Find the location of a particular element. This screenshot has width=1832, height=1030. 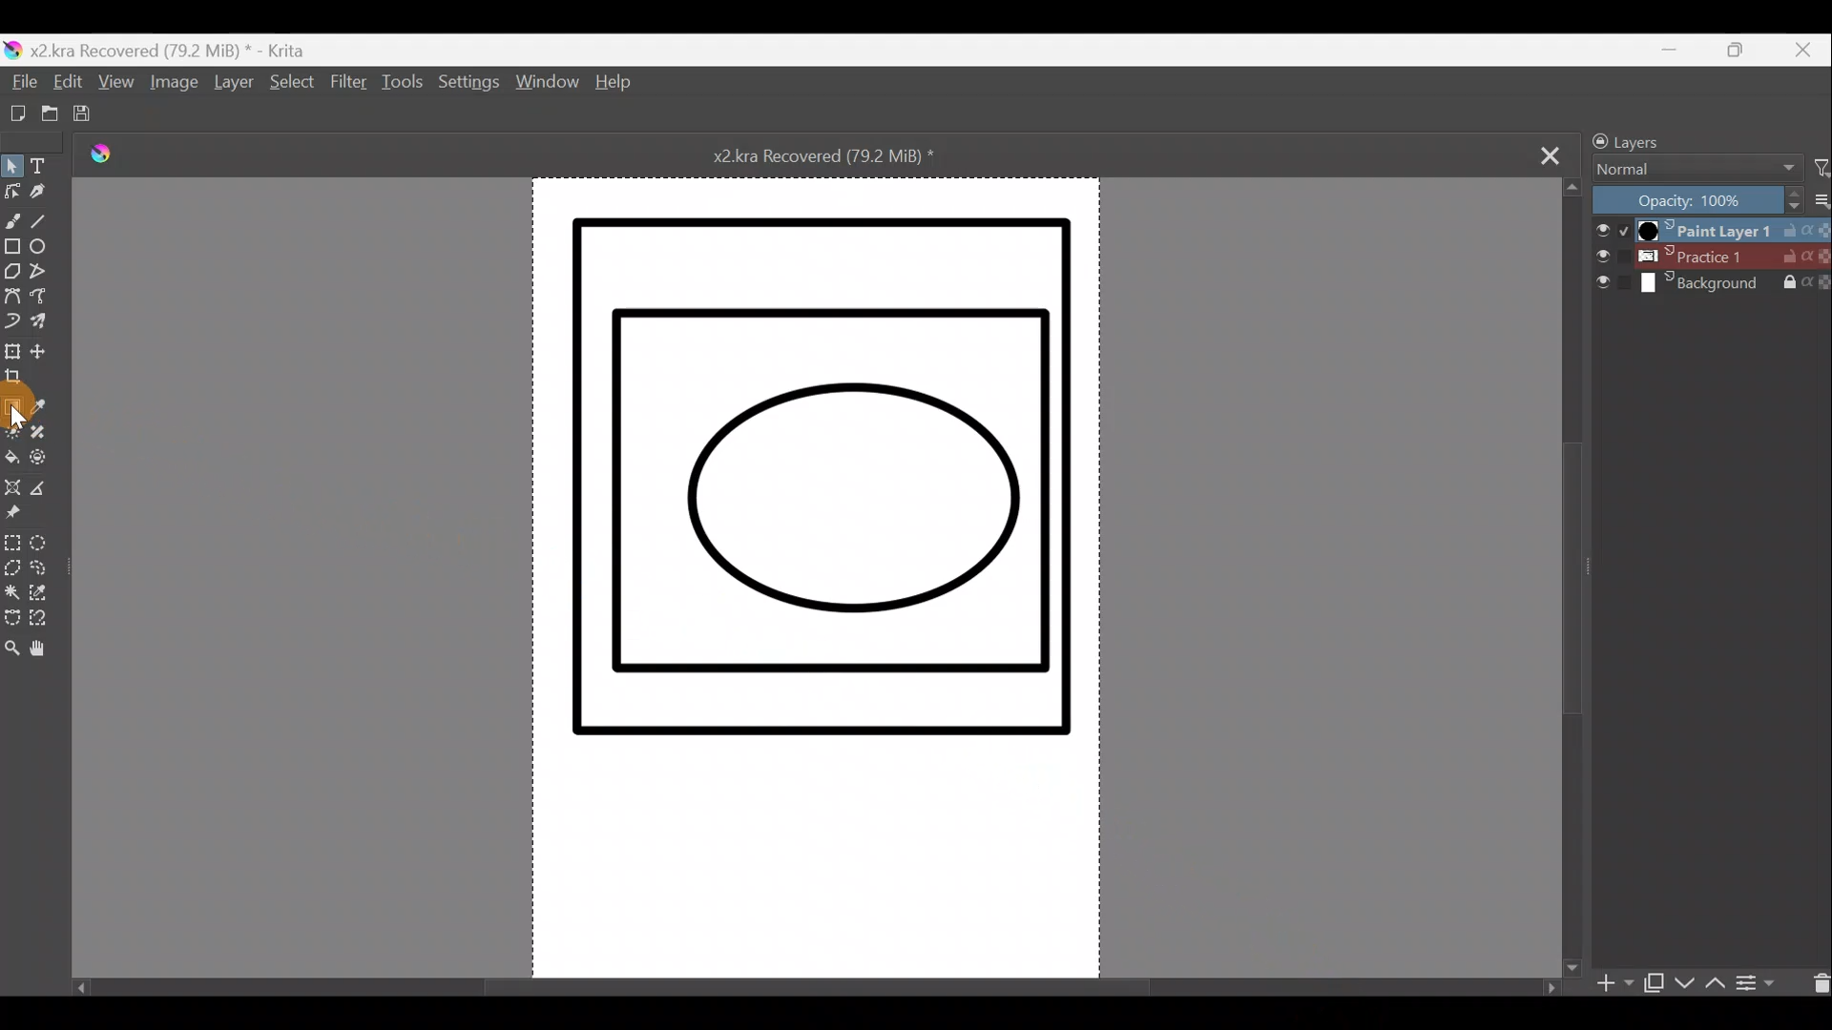

Layer 2 is located at coordinates (1711, 257).